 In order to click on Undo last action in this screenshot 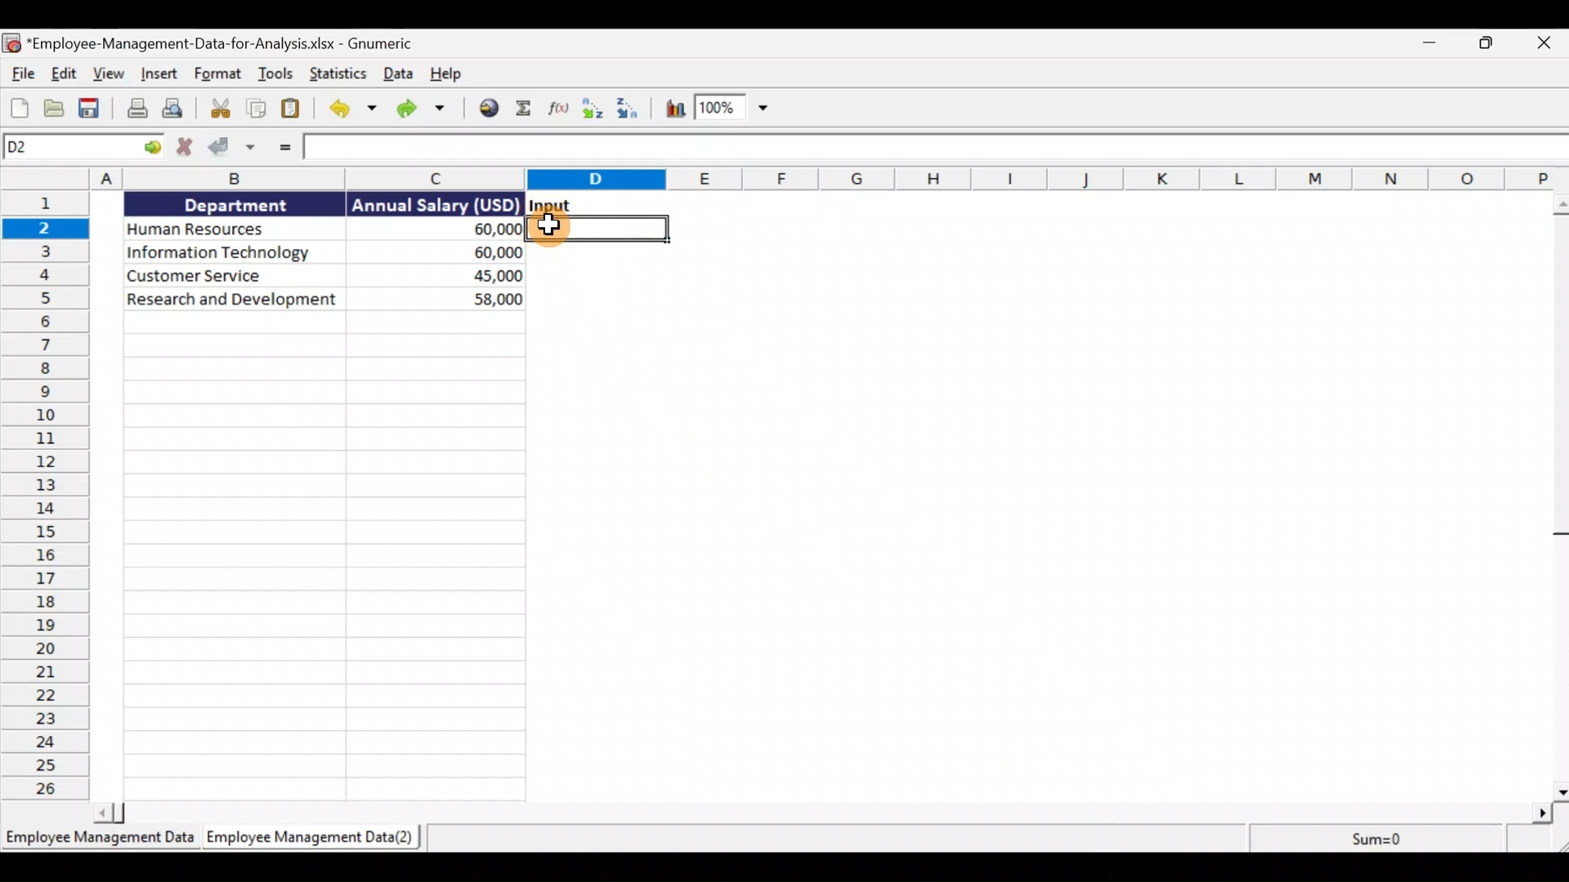, I will do `click(350, 109)`.